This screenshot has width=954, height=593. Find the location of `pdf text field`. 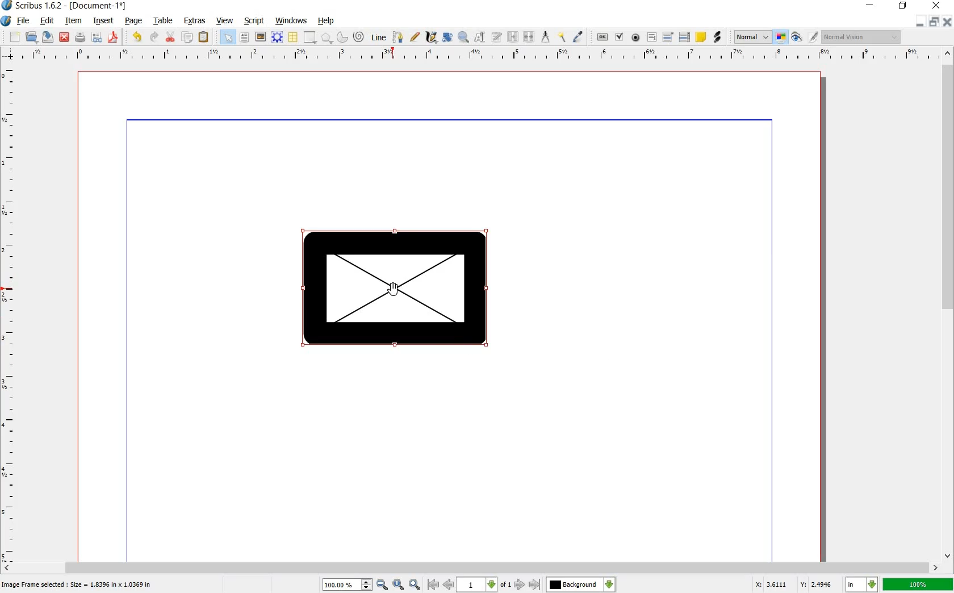

pdf text field is located at coordinates (652, 37).